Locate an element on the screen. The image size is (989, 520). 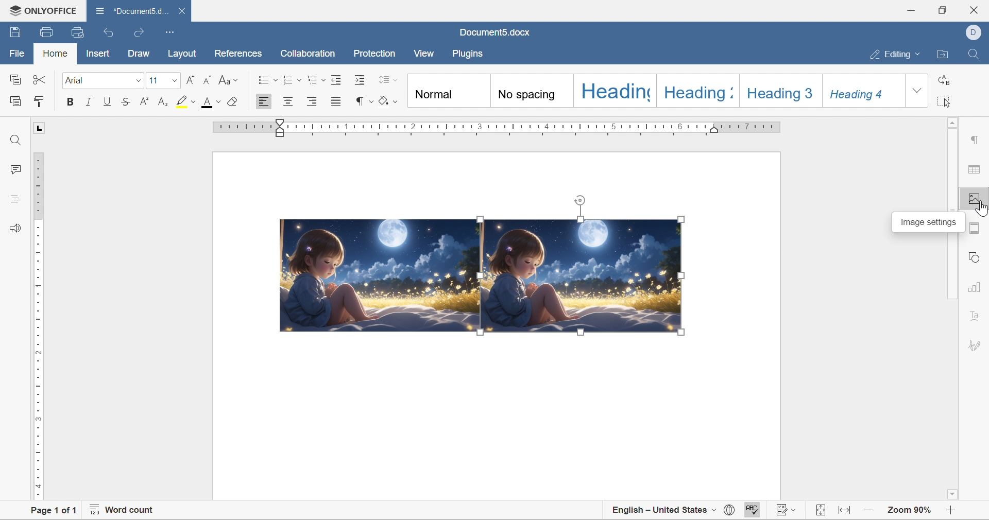
header and foot settings is located at coordinates (975, 228).